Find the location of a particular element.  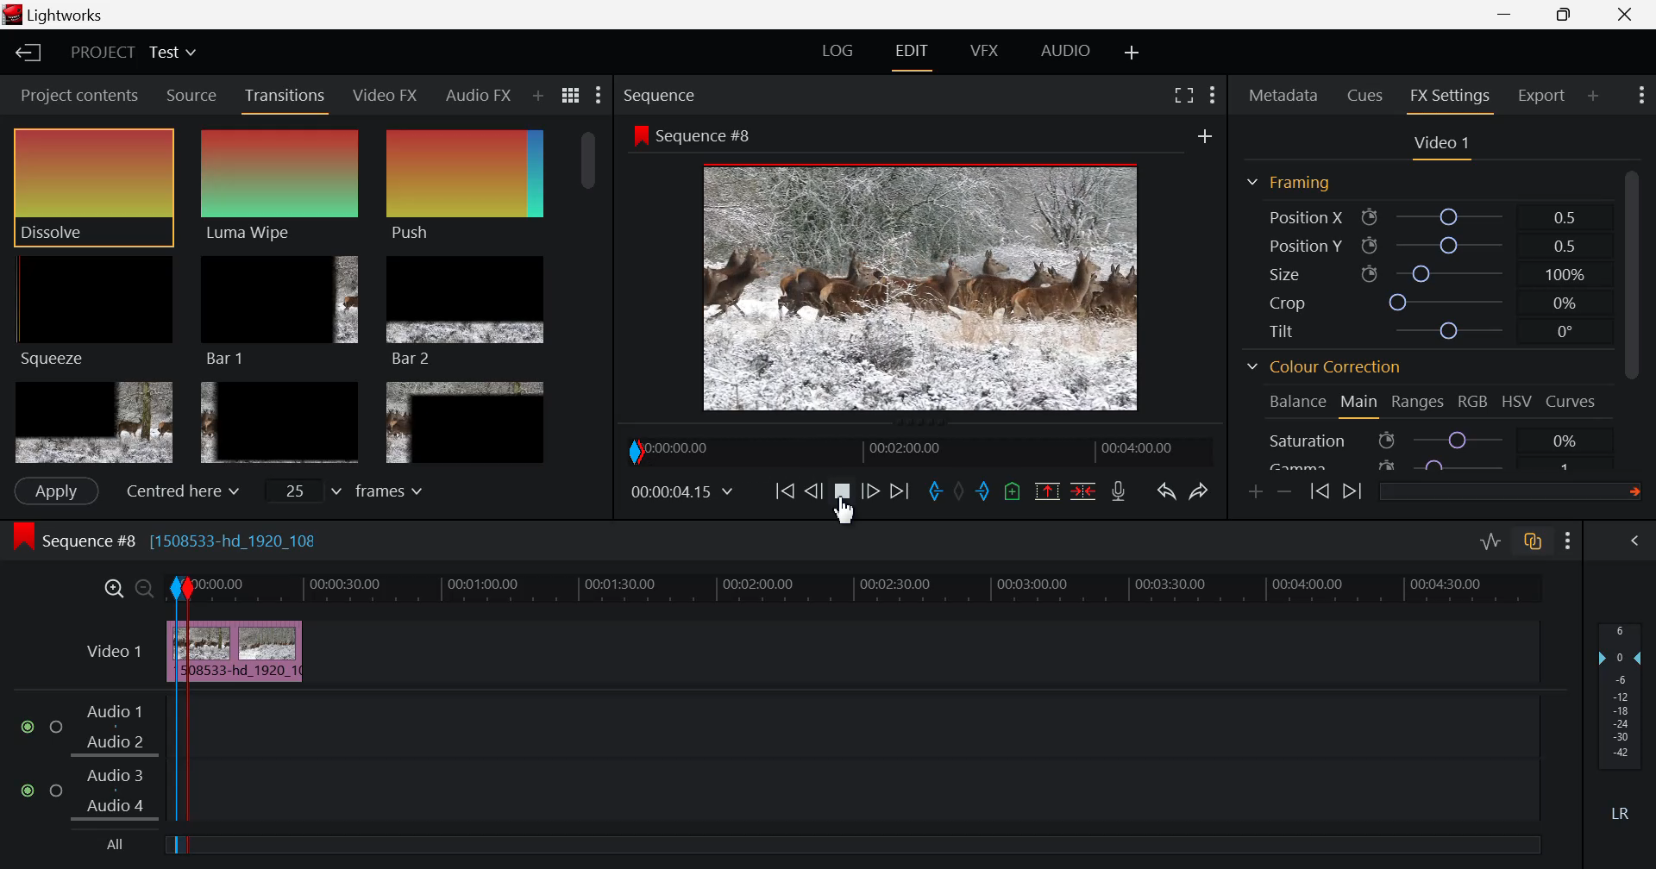

Full Screen is located at coordinates (1185, 93).